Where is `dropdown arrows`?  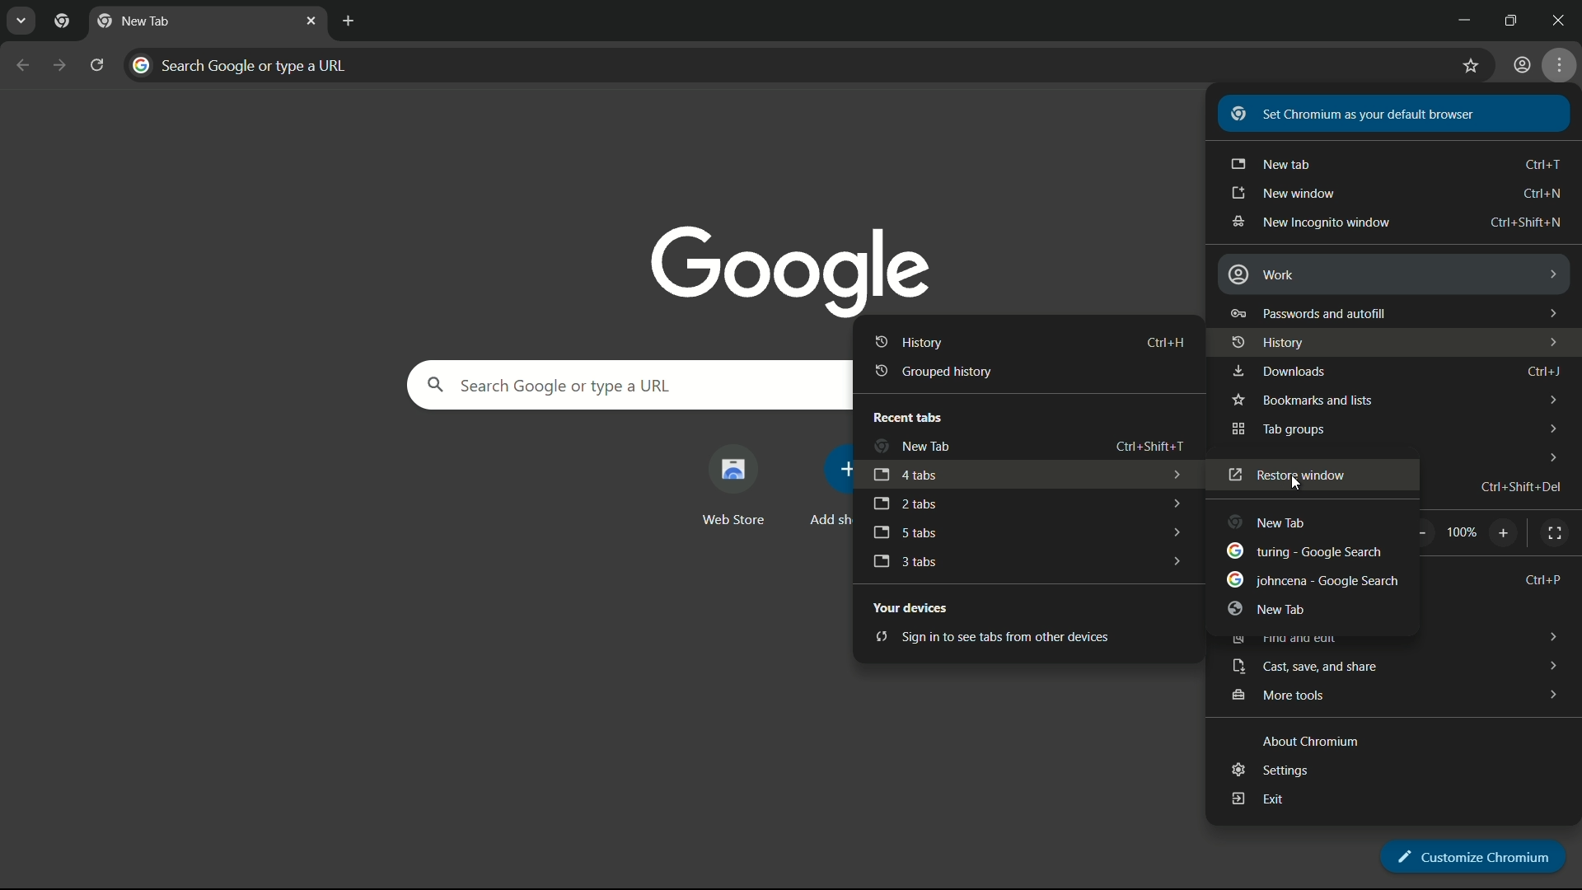
dropdown arrows is located at coordinates (1553, 666).